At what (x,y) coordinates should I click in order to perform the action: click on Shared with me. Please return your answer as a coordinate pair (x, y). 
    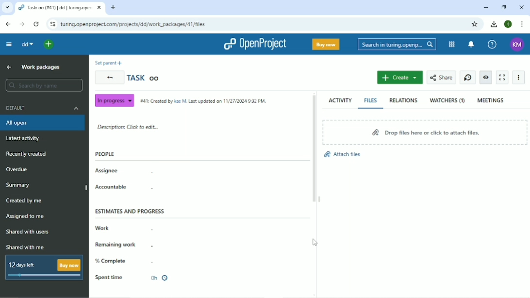
    Looking at the image, I should click on (26, 247).